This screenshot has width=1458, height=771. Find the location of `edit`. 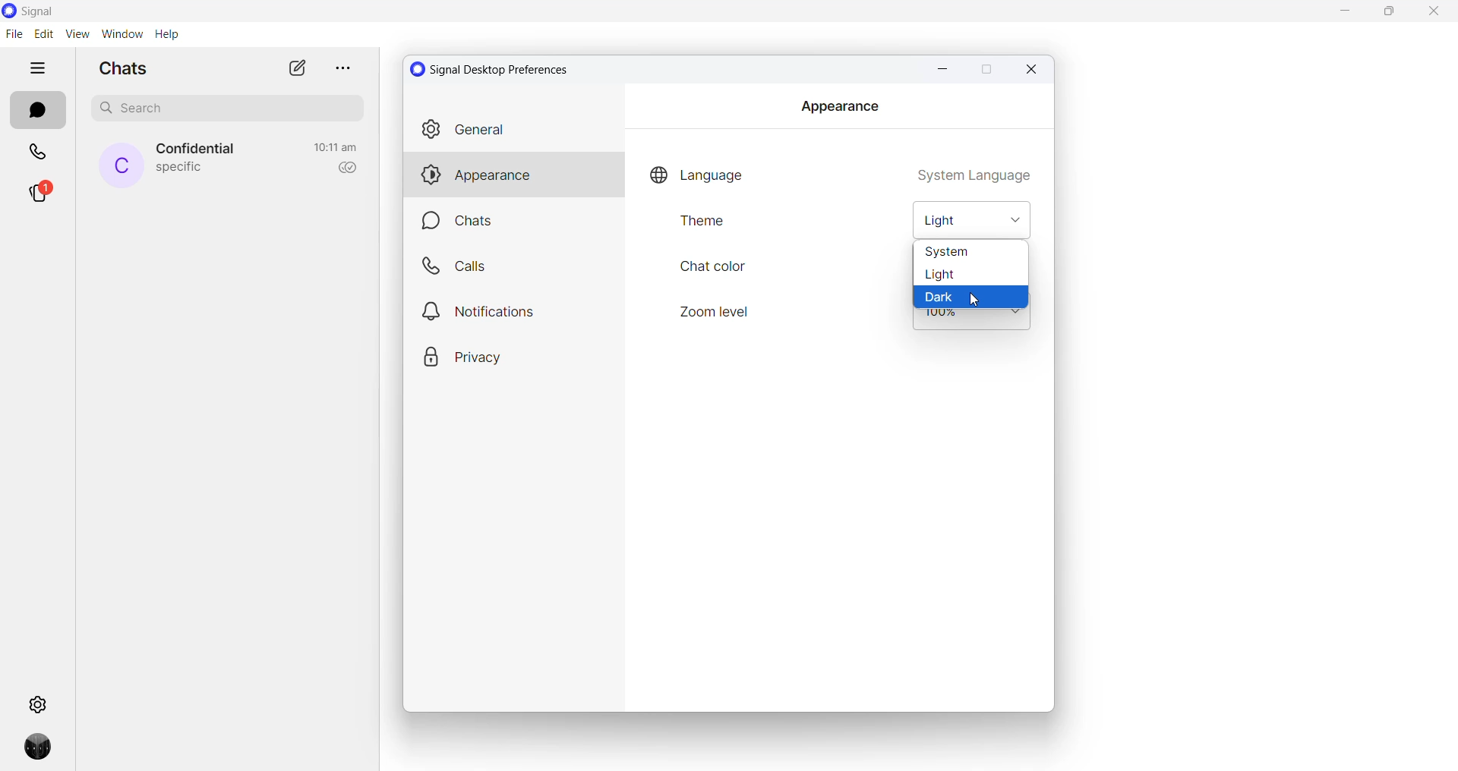

edit is located at coordinates (43, 34).